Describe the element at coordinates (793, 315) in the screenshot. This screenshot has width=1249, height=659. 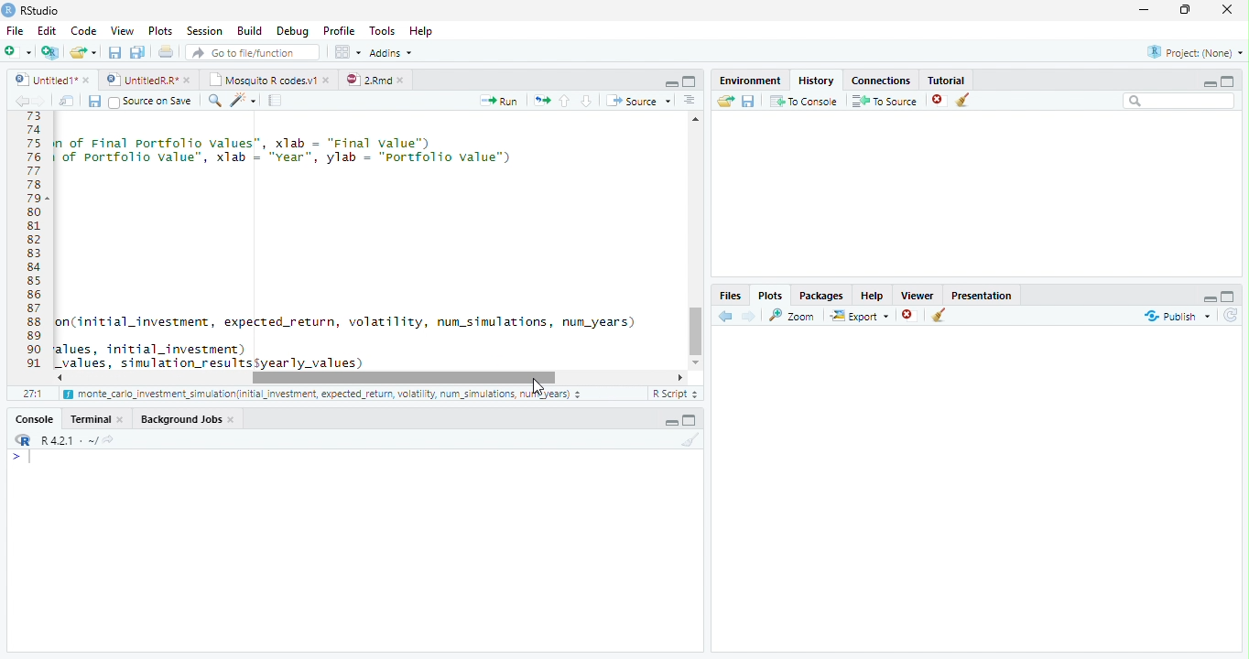
I see `Zoom` at that location.